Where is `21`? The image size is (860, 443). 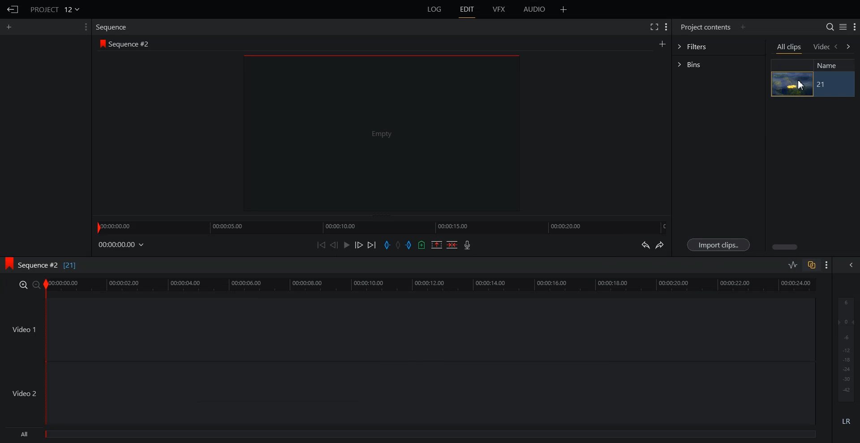 21 is located at coordinates (833, 85).